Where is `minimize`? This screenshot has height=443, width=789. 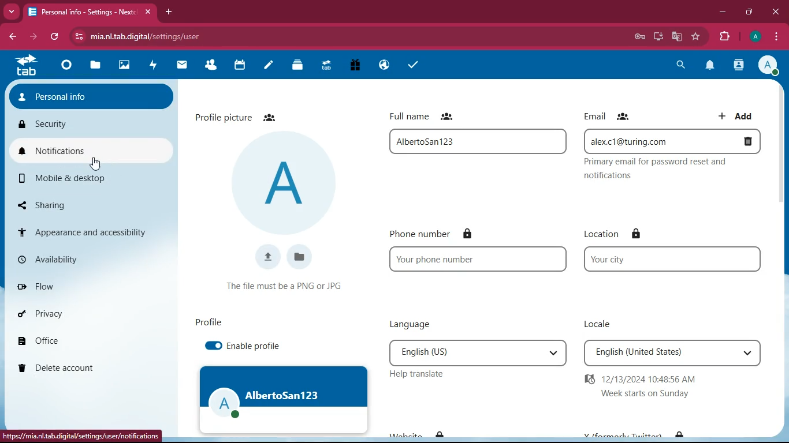
minimize is located at coordinates (722, 13).